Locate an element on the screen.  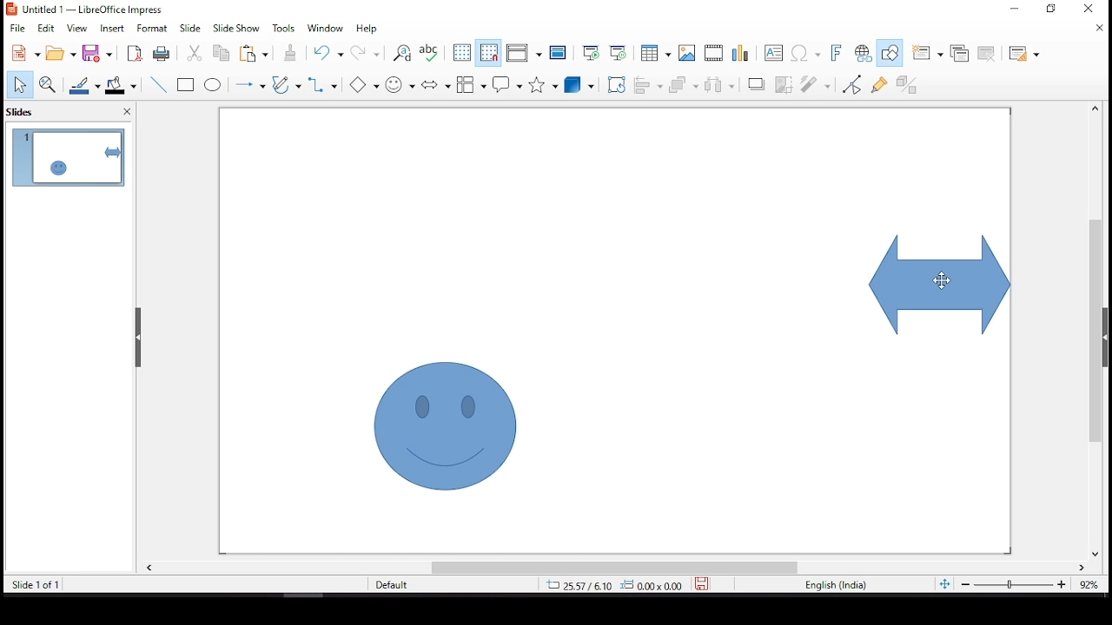
image is located at coordinates (687, 53).